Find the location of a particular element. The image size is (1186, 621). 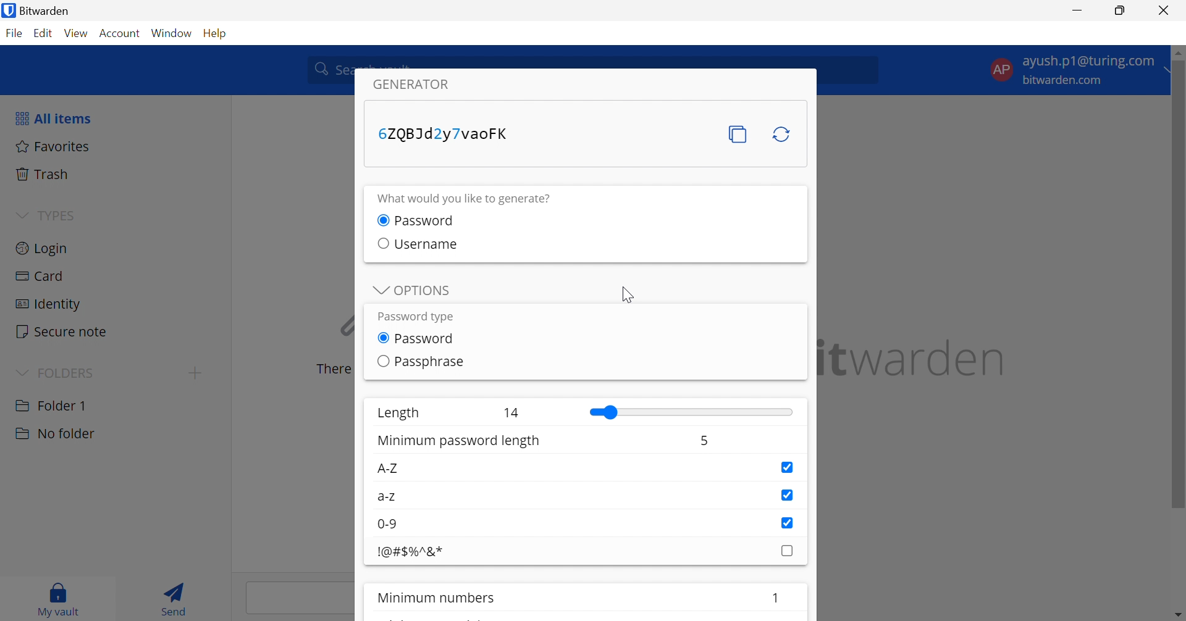

Favorites is located at coordinates (55, 147).